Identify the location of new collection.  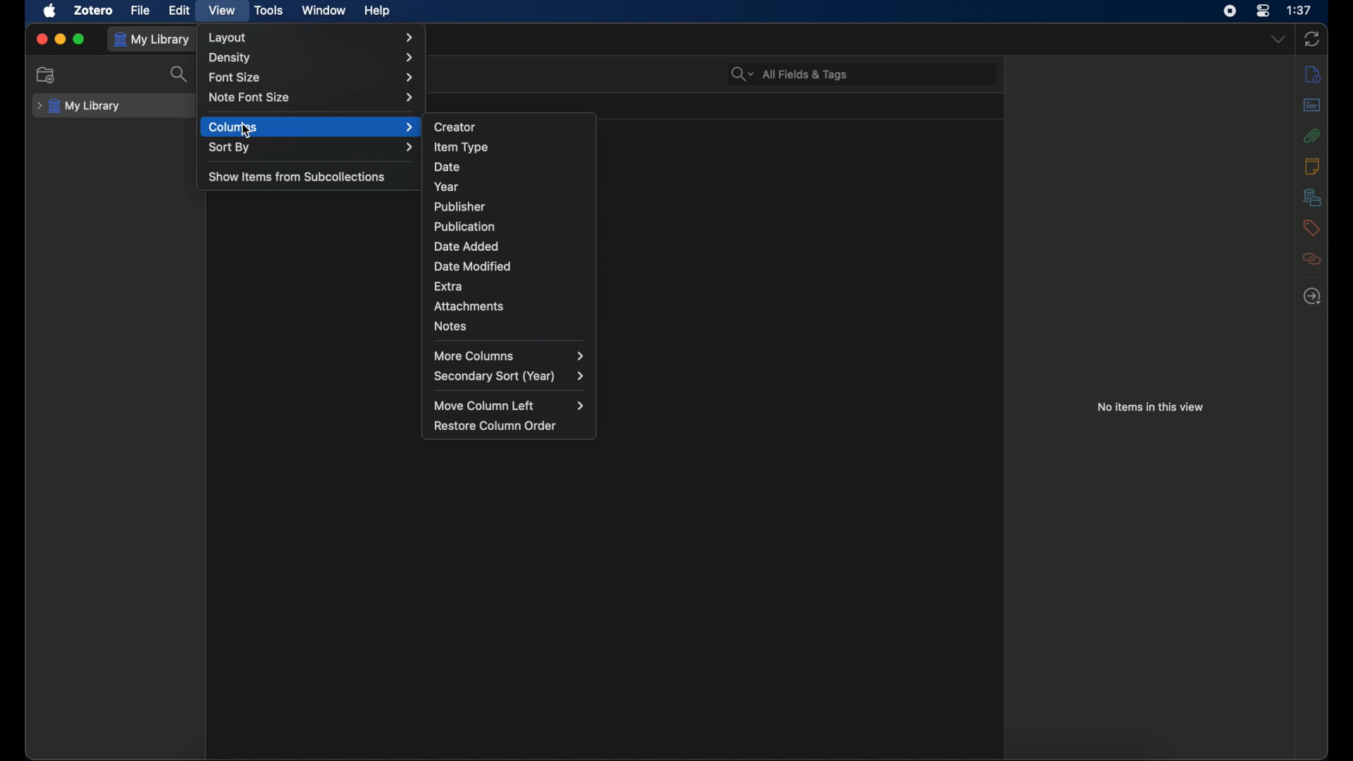
(47, 75).